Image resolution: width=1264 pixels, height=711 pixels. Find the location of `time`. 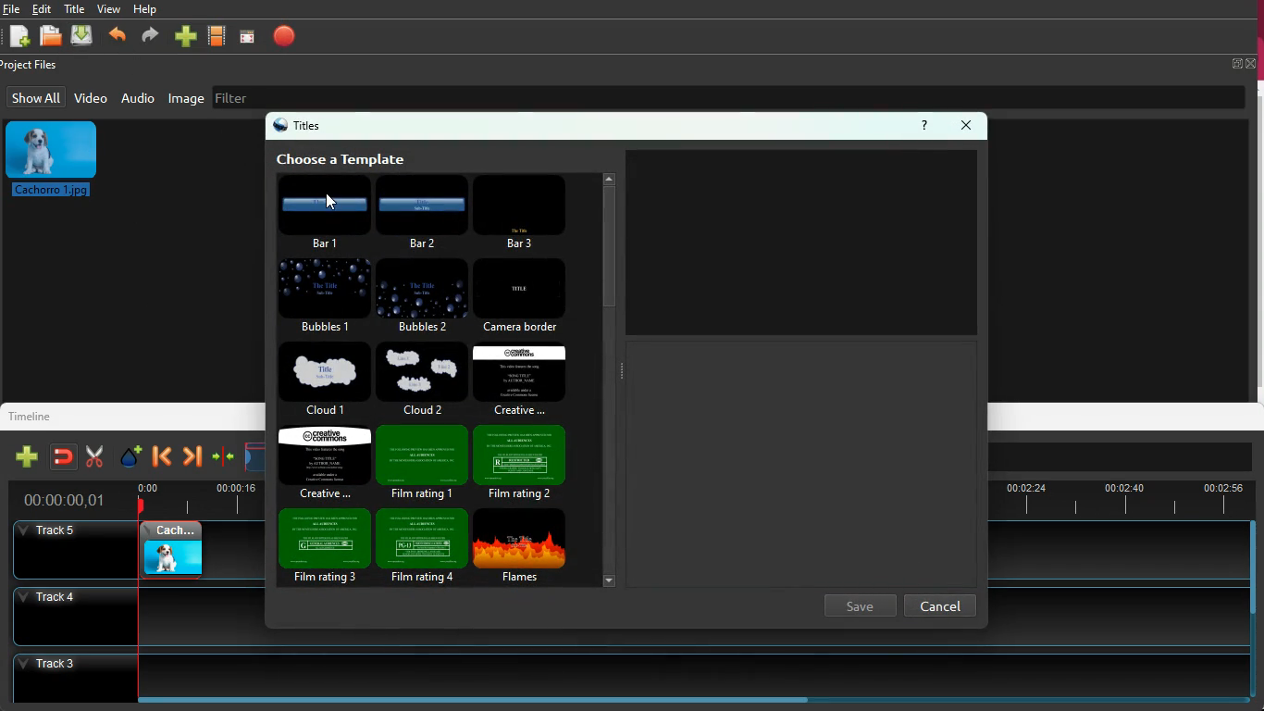

time is located at coordinates (198, 497).